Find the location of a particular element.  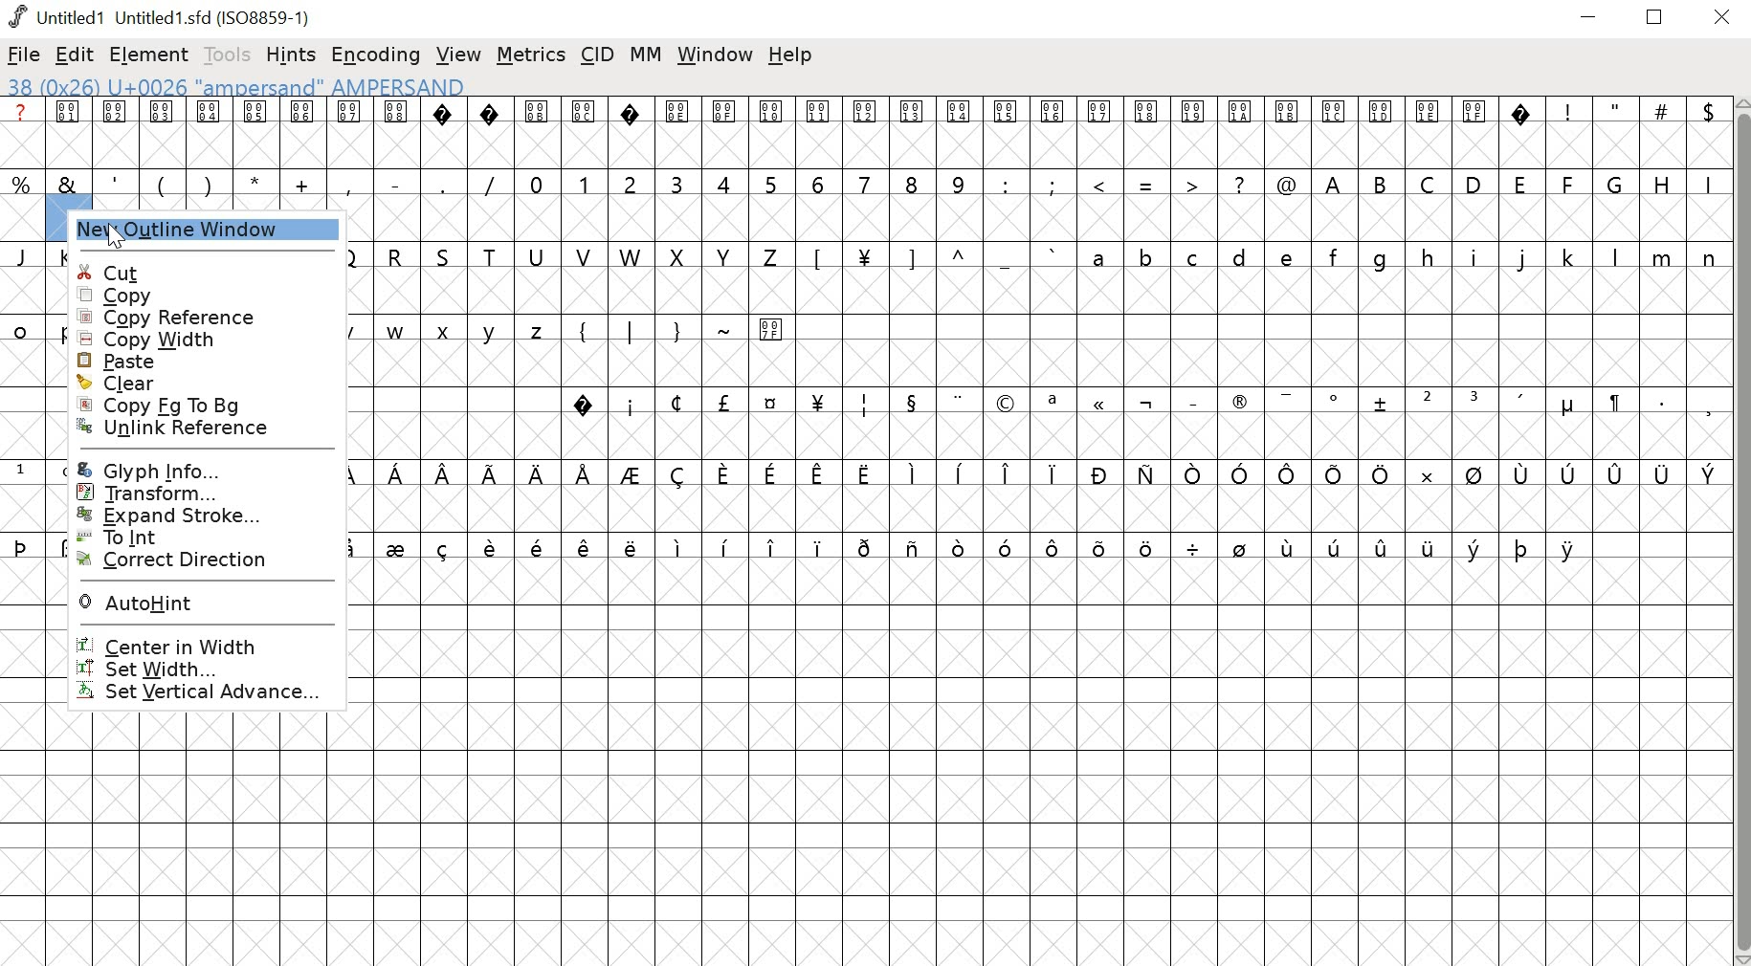

y is located at coordinates (494, 331).